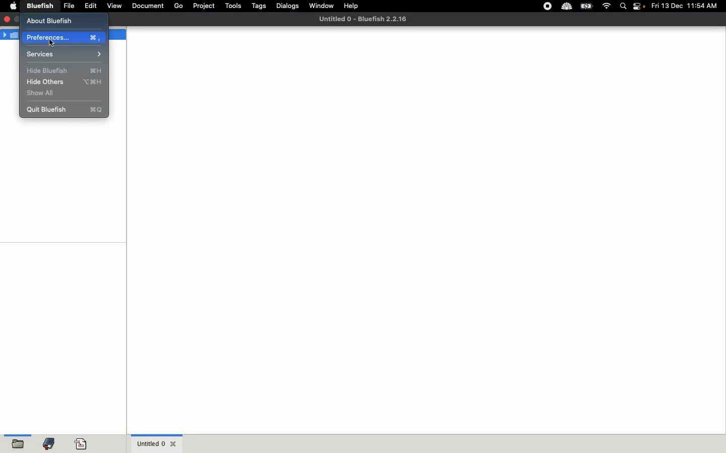 The height and width of the screenshot is (453, 726). What do you see at coordinates (351, 6) in the screenshot?
I see `Help` at bounding box center [351, 6].